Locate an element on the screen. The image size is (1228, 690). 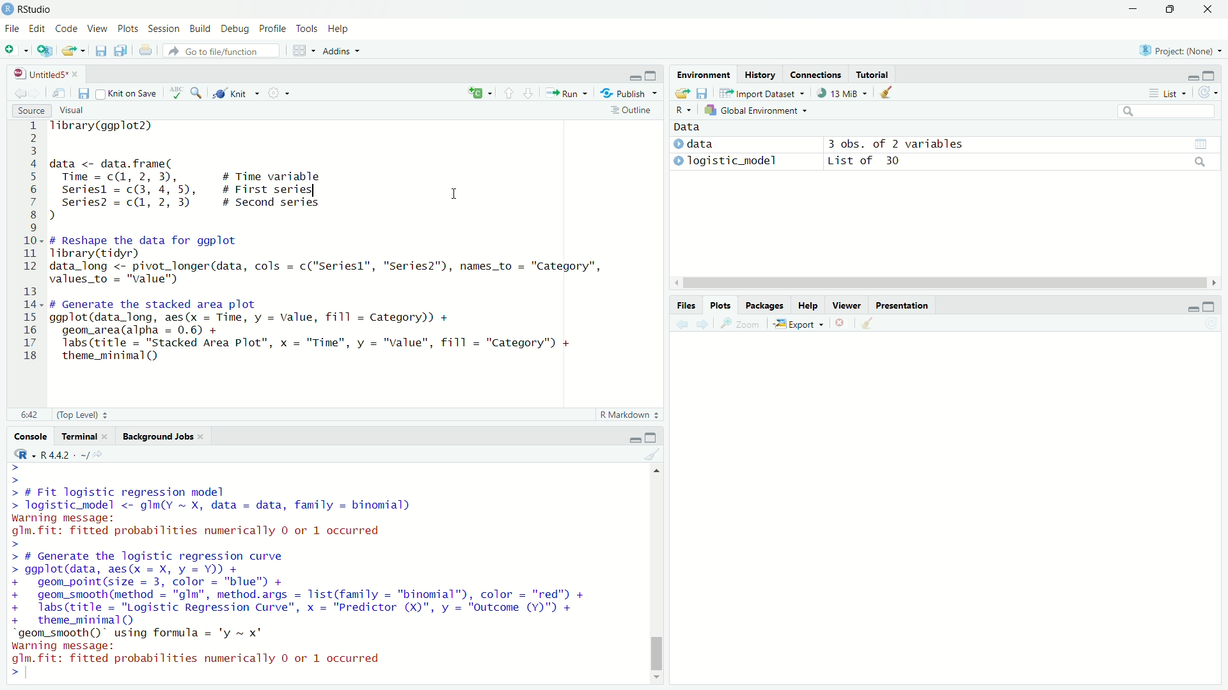
Environment is located at coordinates (702, 74).